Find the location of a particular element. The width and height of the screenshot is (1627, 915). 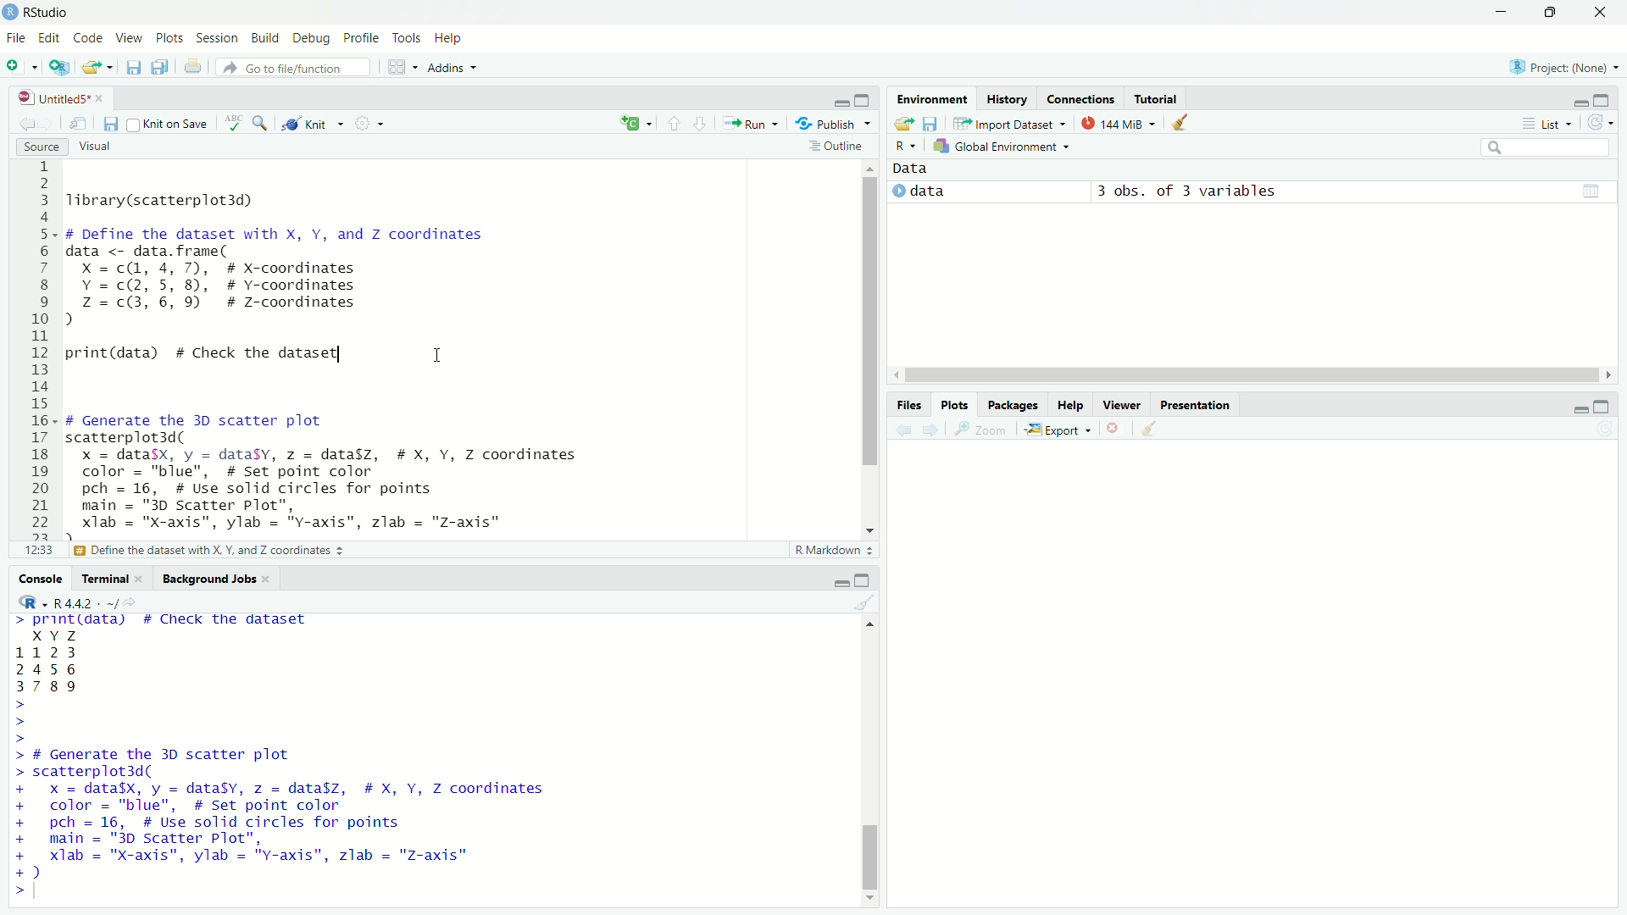

new file is located at coordinates (19, 67).